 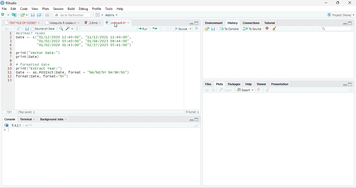 What do you see at coordinates (219, 84) in the screenshot?
I see `Plots` at bounding box center [219, 84].